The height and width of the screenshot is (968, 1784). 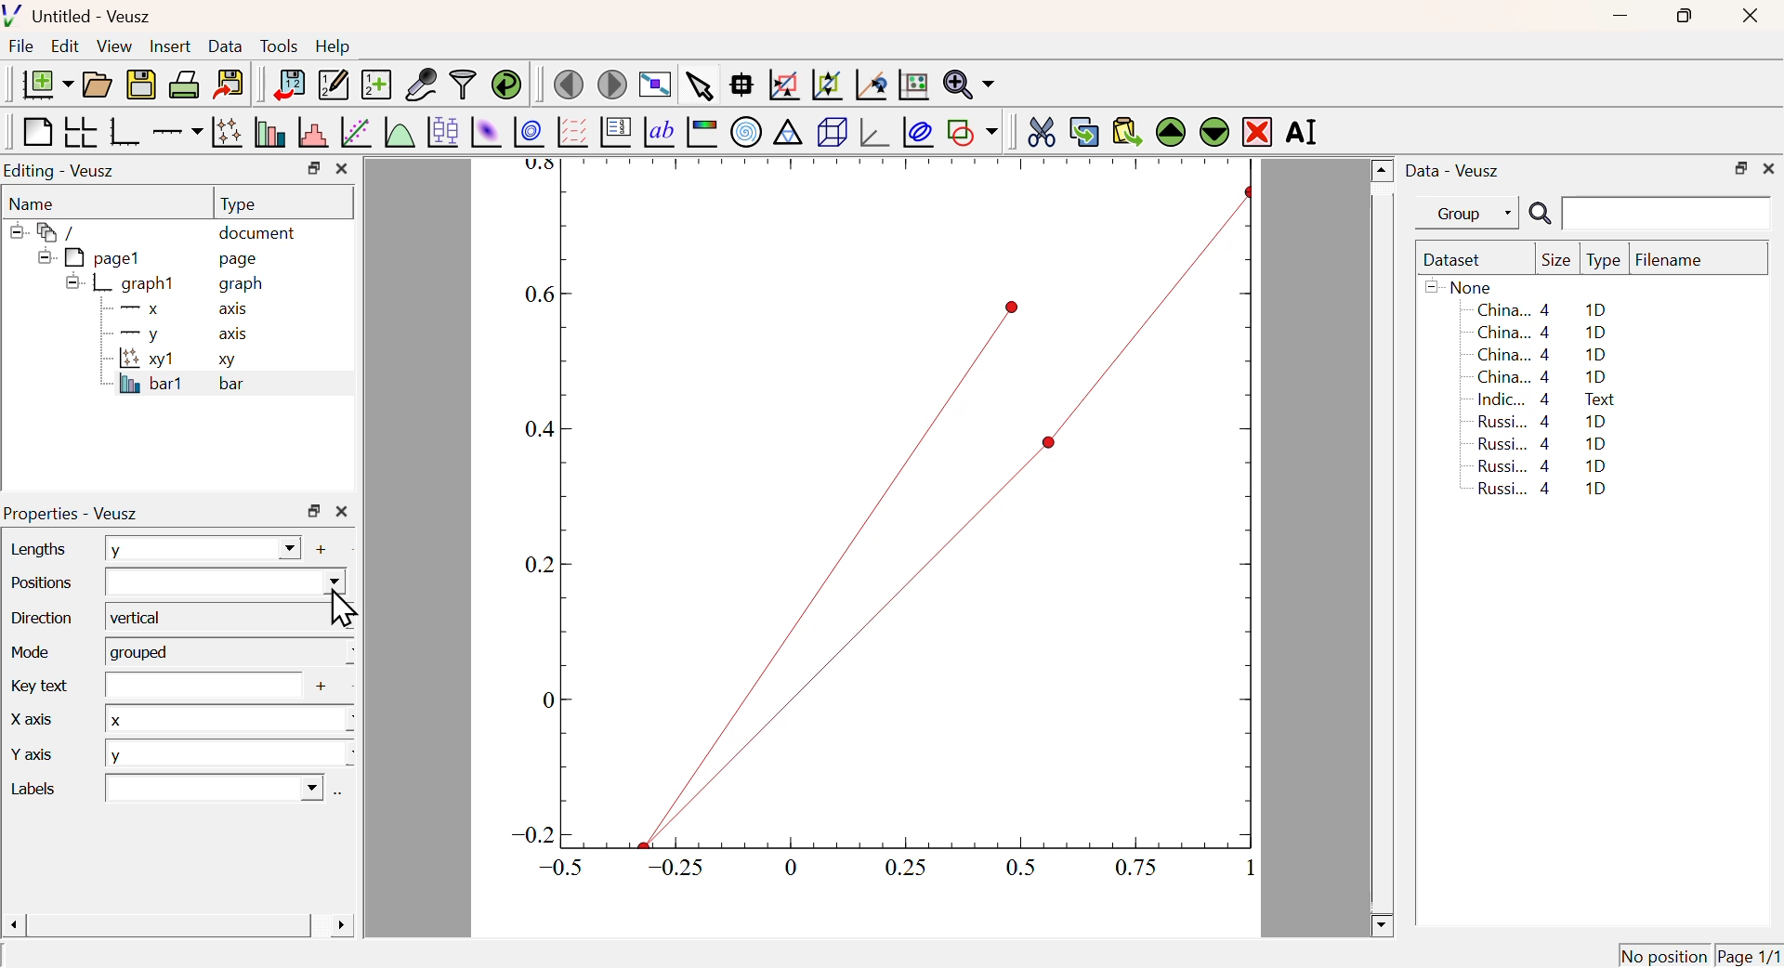 What do you see at coordinates (422, 83) in the screenshot?
I see `Capture Remote Data` at bounding box center [422, 83].